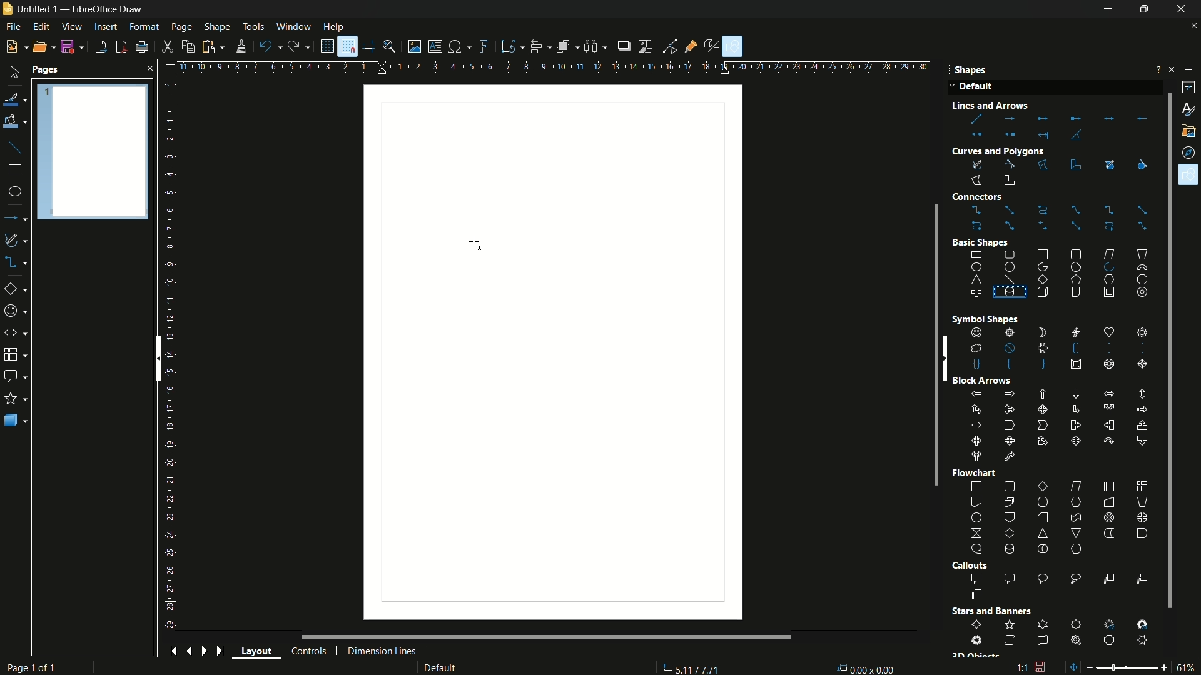 This screenshot has height=675, width=1201. What do you see at coordinates (257, 651) in the screenshot?
I see `layout` at bounding box center [257, 651].